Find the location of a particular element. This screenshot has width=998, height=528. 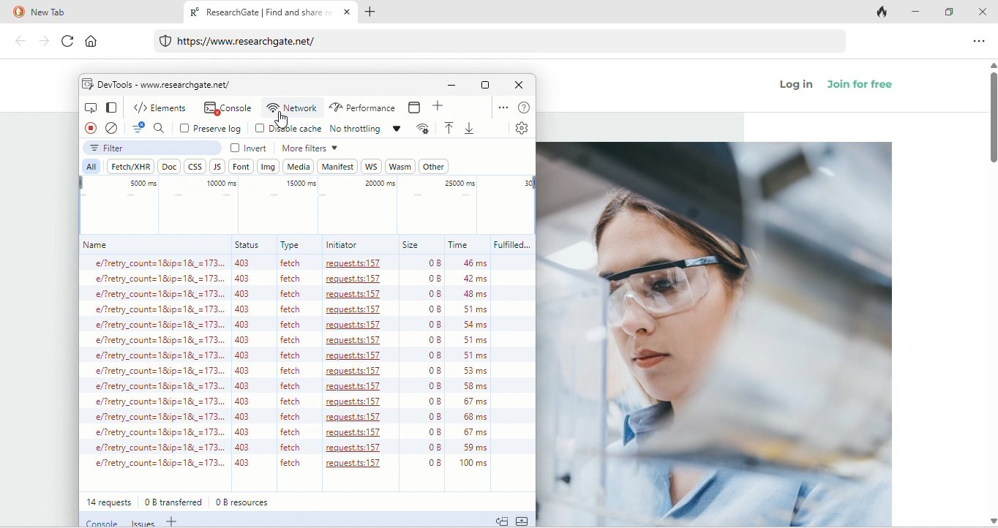

all names is located at coordinates (152, 372).